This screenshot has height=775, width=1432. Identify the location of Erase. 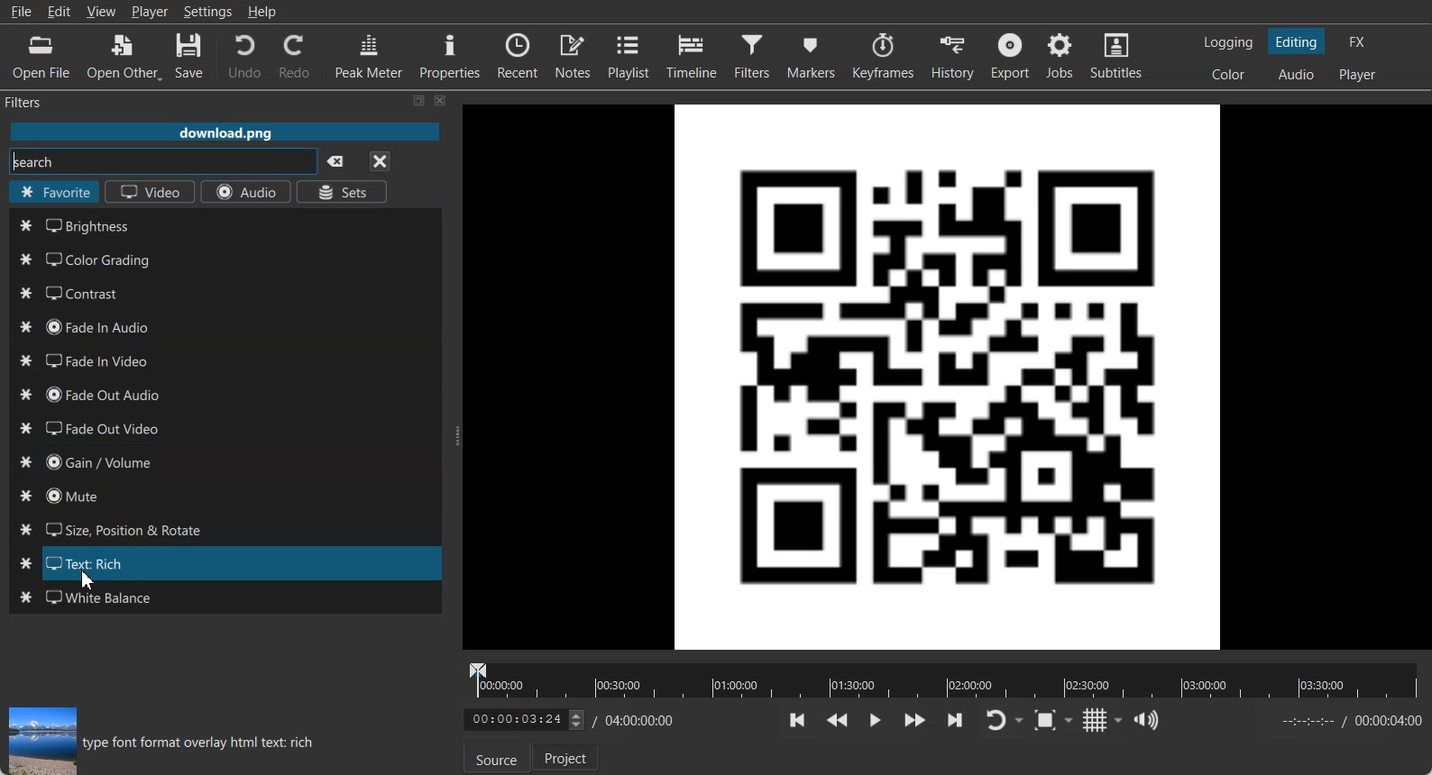
(335, 160).